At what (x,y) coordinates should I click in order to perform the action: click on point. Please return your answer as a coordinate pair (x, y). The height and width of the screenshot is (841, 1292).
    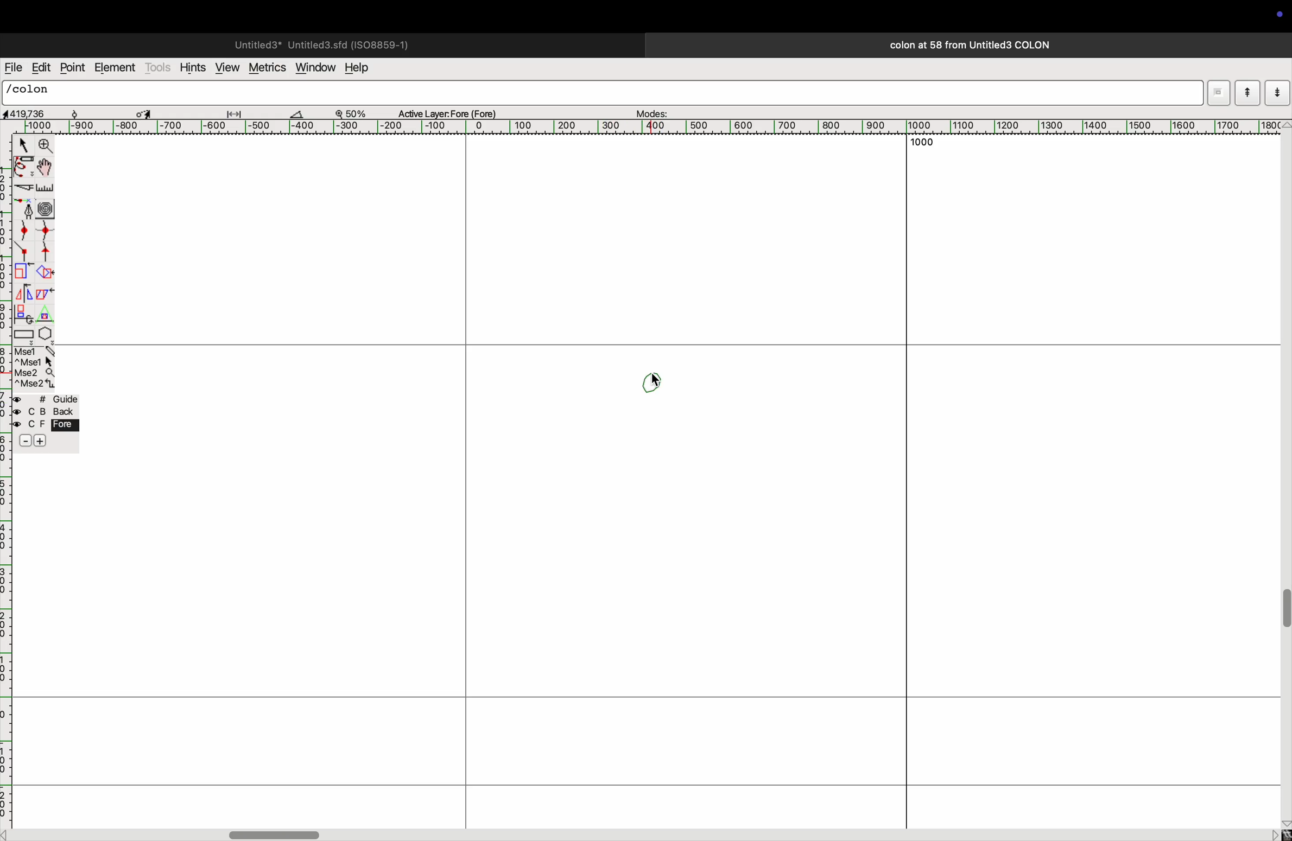
    Looking at the image, I should click on (74, 68).